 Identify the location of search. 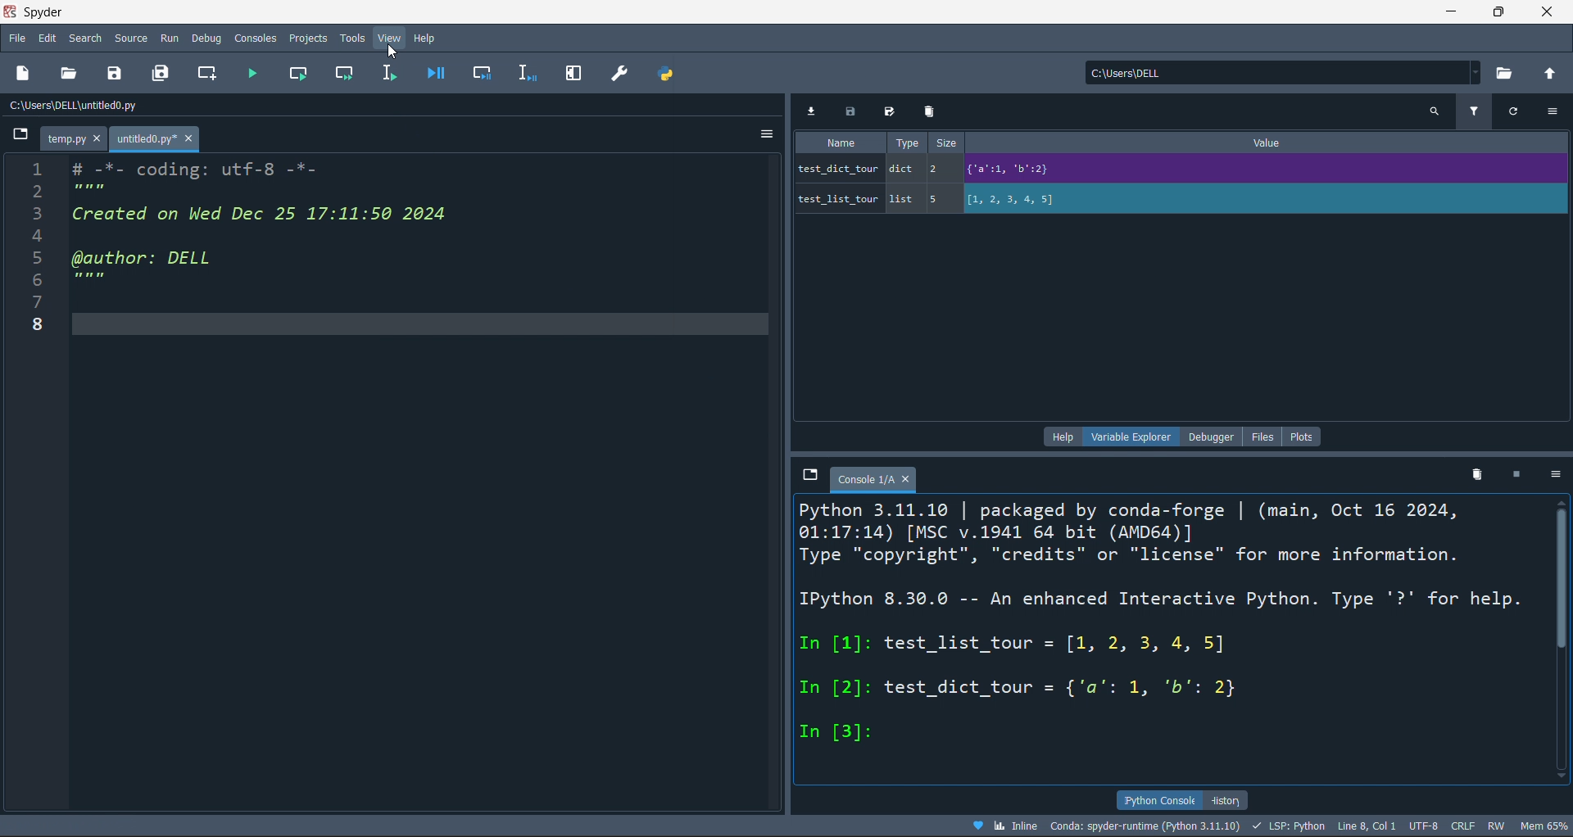
(84, 37).